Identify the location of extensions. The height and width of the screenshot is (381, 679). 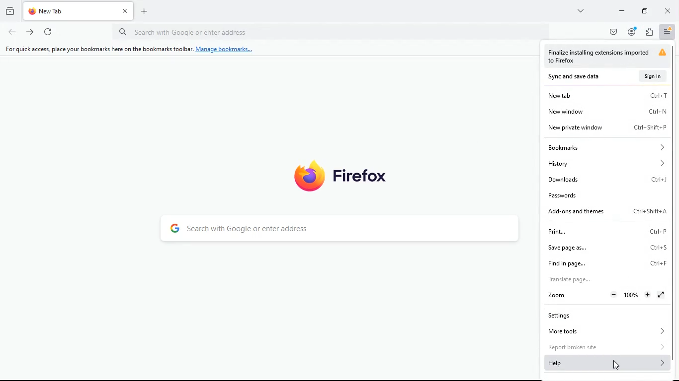
(651, 33).